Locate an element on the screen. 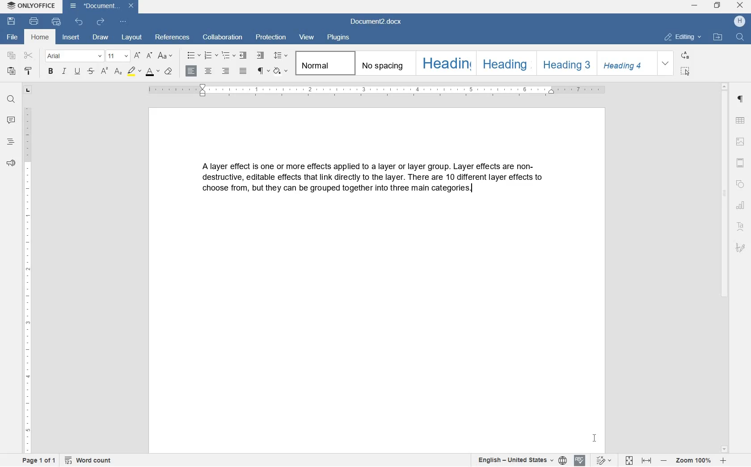 The width and height of the screenshot is (751, 467). COMMENTS is located at coordinates (11, 120).